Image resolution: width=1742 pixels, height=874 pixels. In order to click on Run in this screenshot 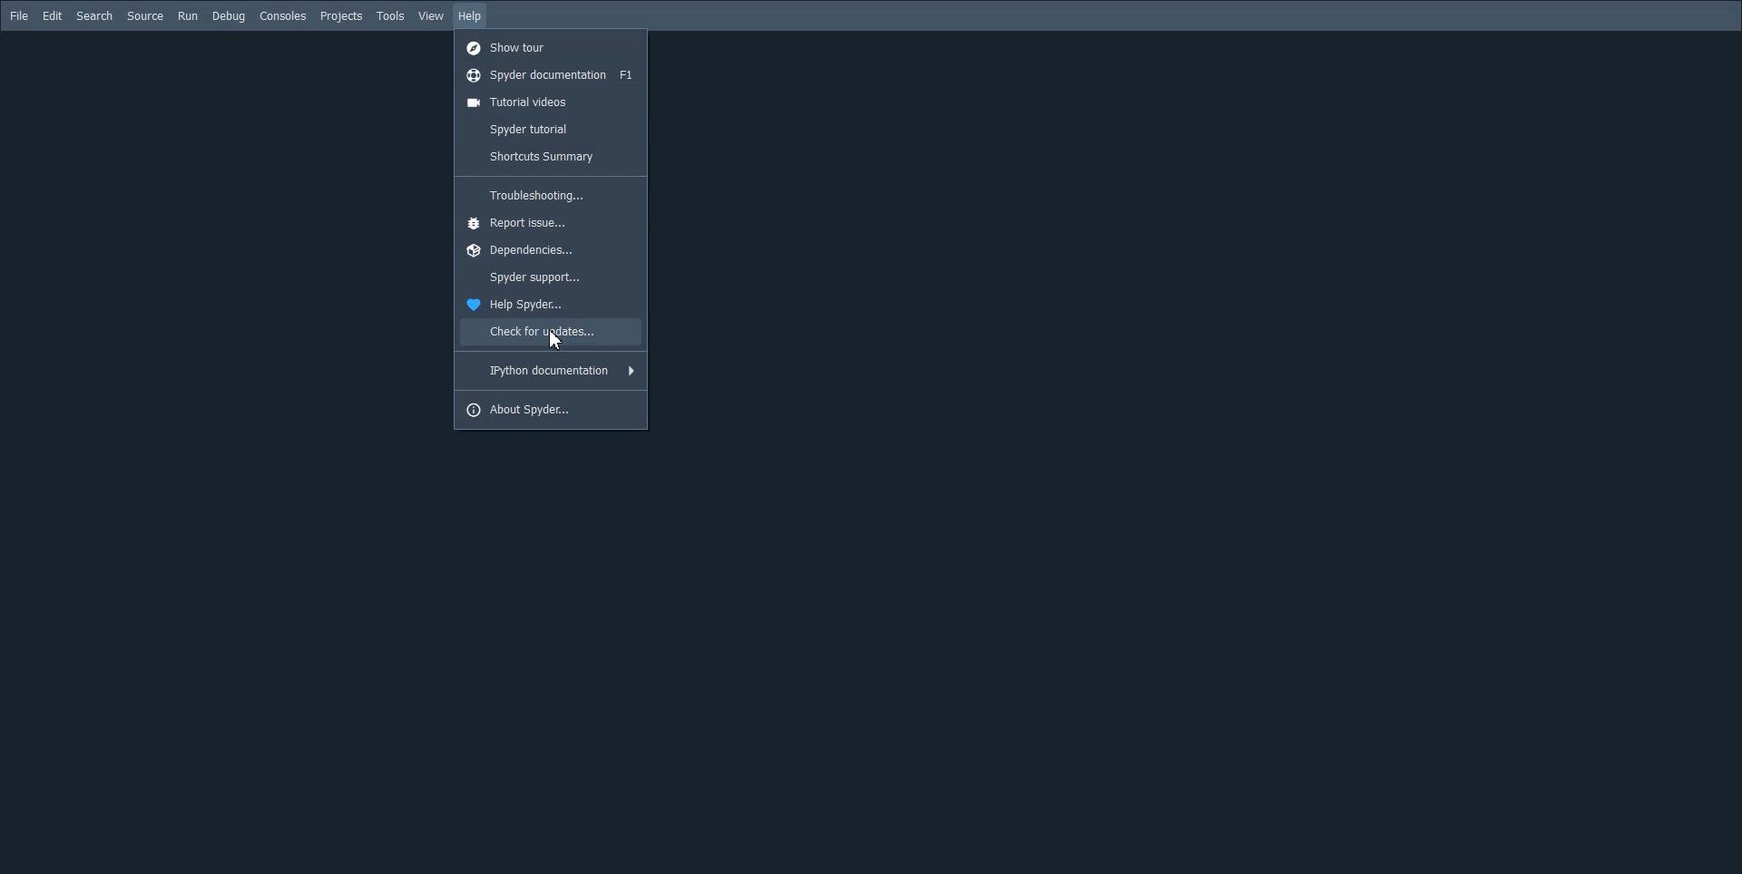, I will do `click(188, 16)`.